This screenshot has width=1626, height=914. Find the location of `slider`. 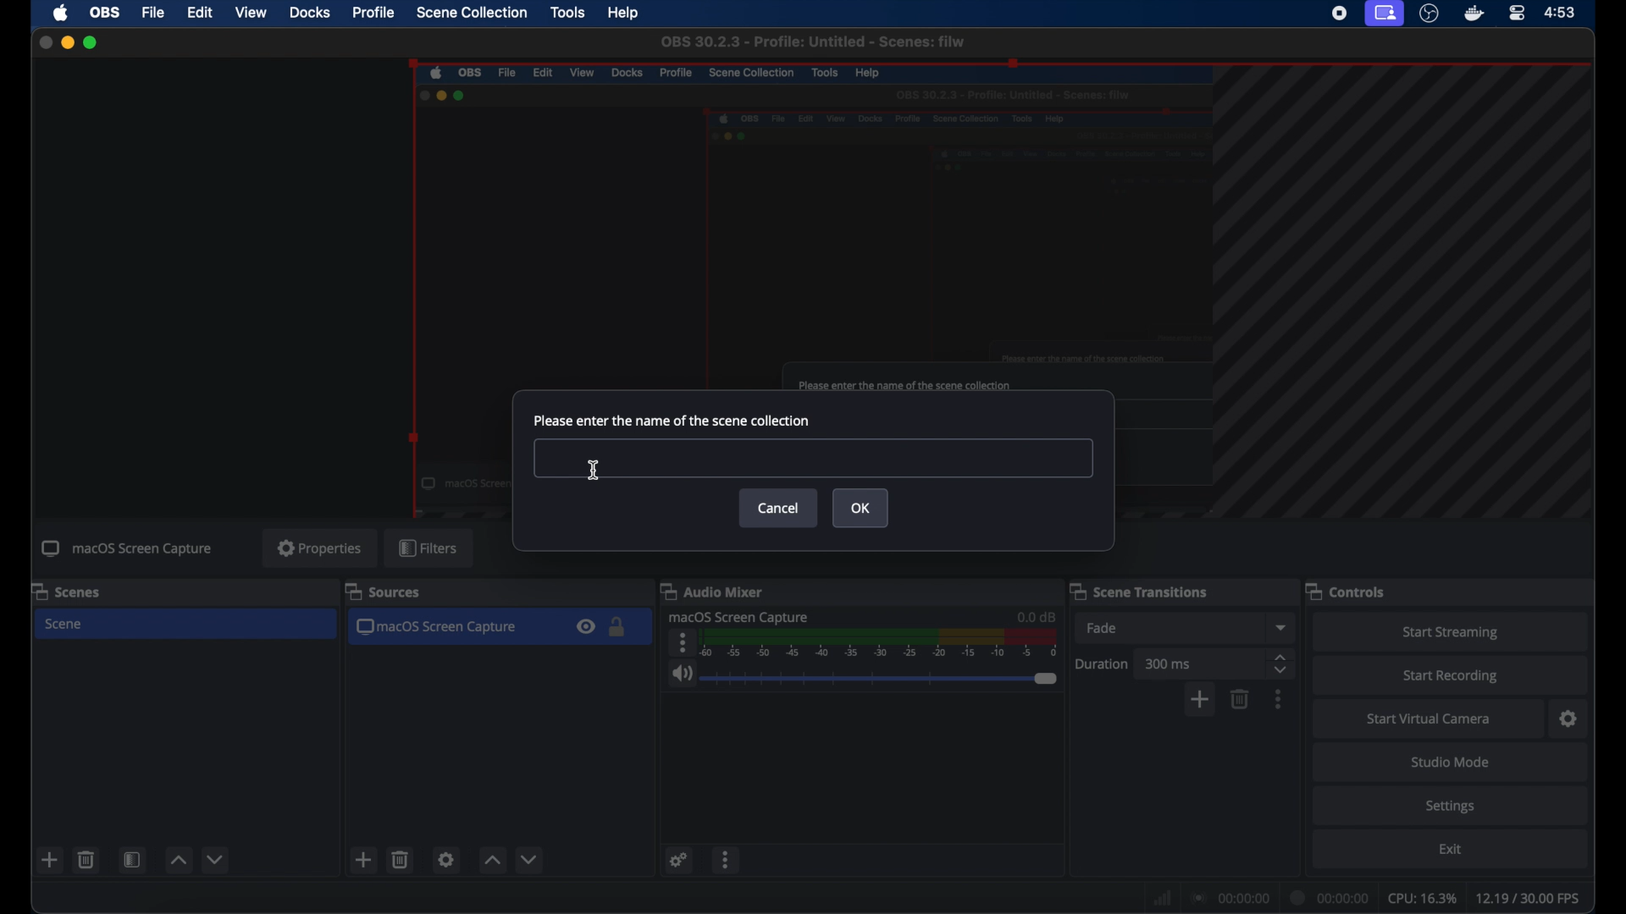

slider is located at coordinates (879, 679).